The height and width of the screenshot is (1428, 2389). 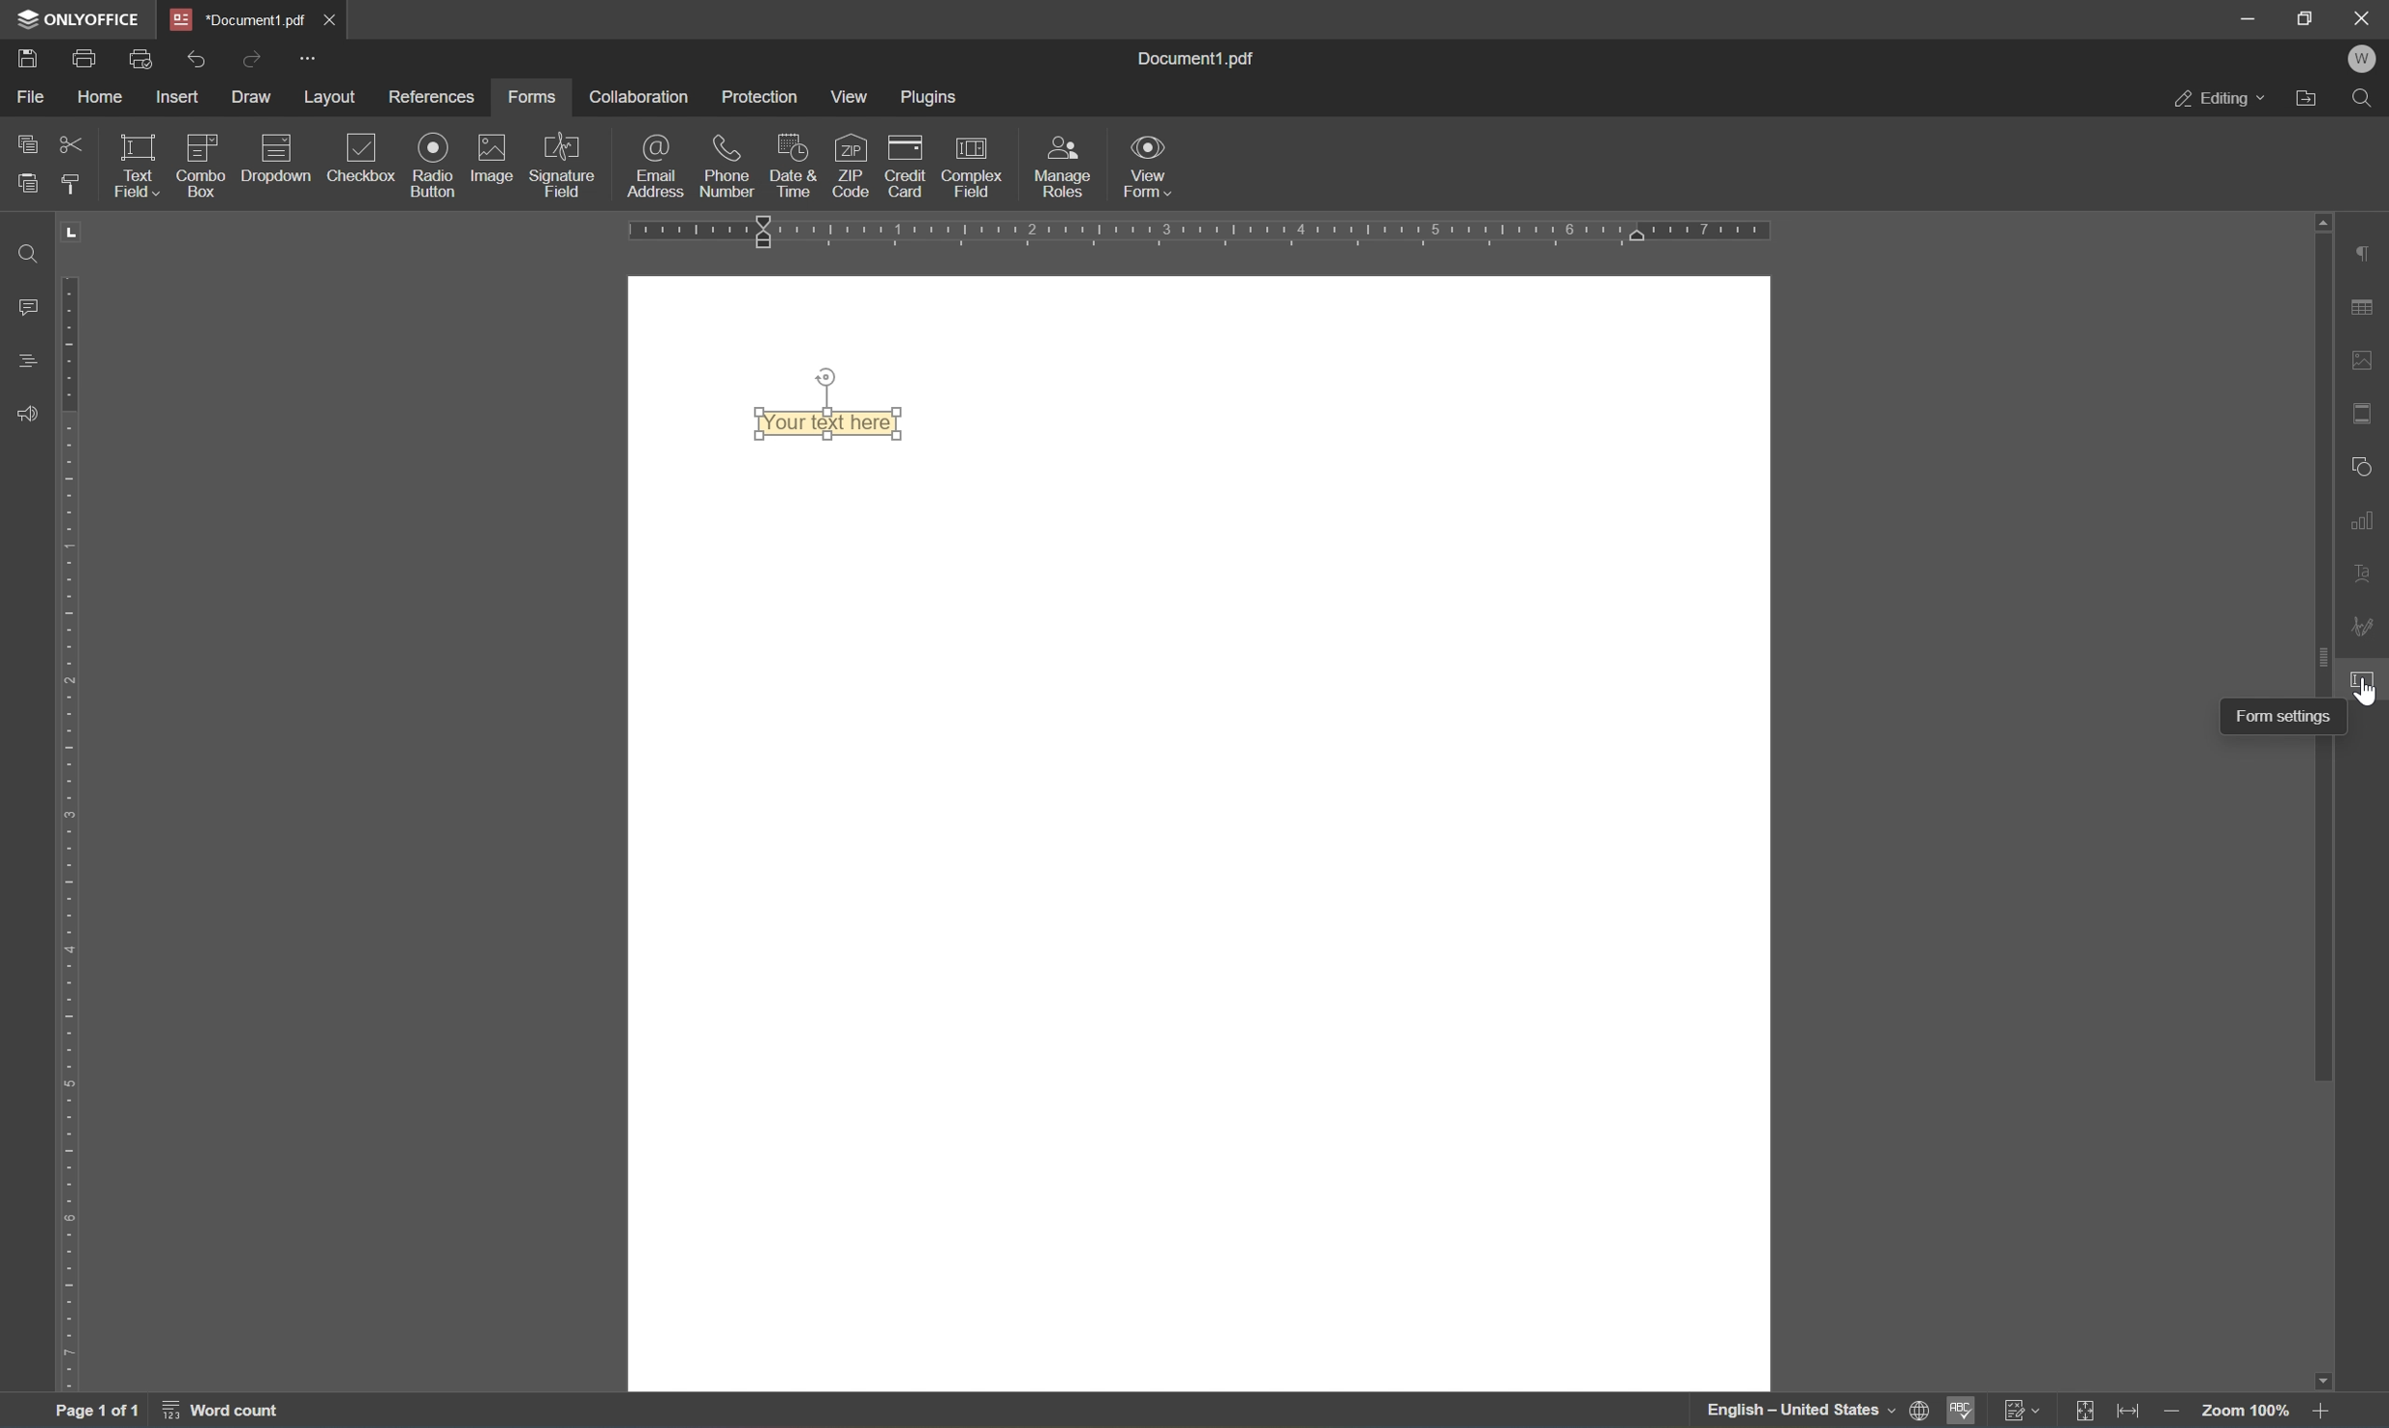 I want to click on comments, so click(x=29, y=307).